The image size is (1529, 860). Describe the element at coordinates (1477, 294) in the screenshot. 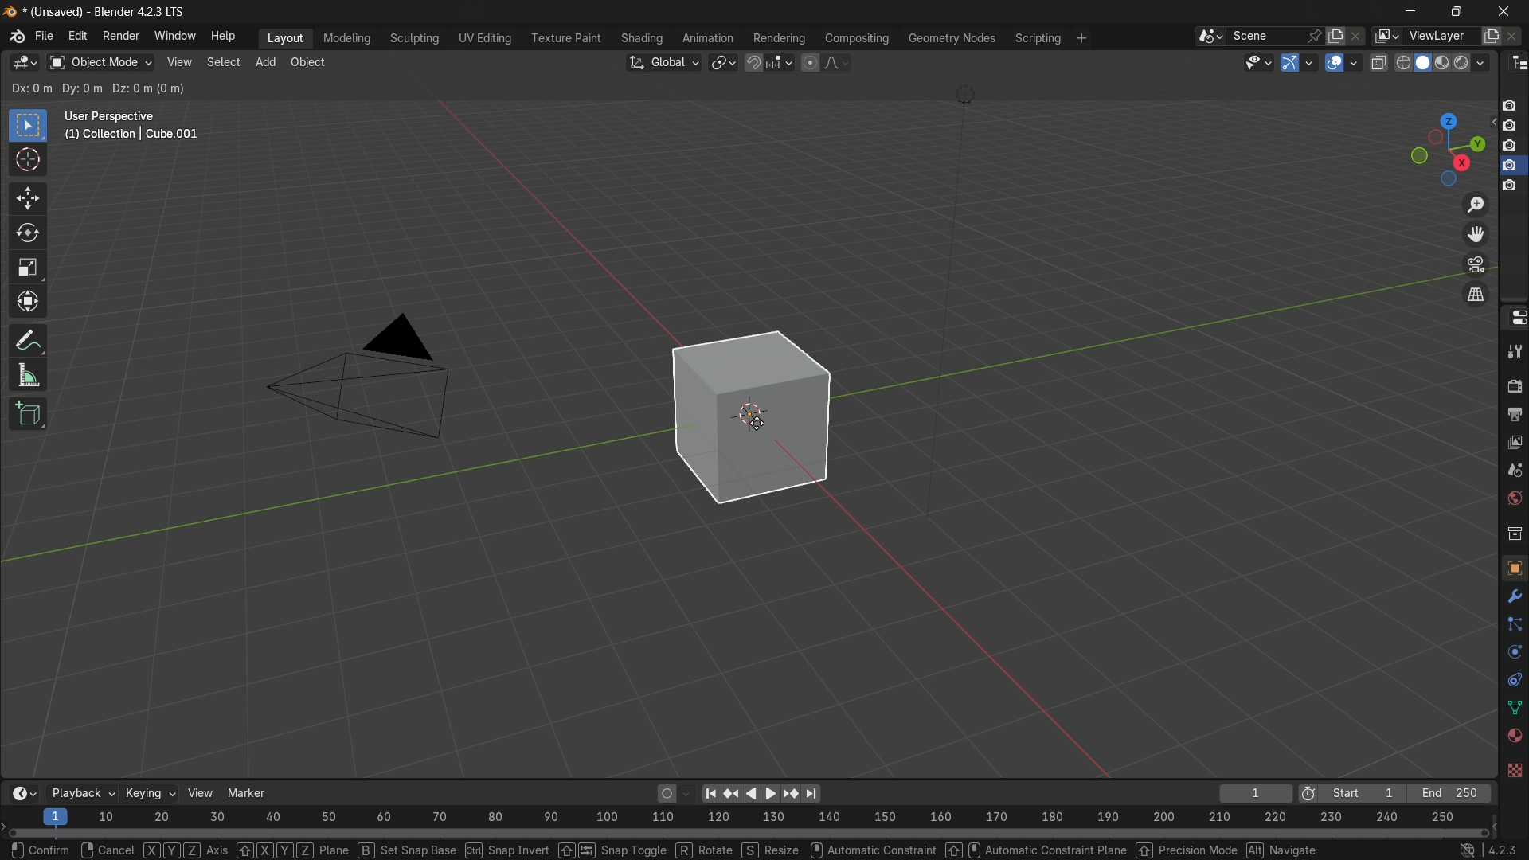

I see `switch view` at that location.